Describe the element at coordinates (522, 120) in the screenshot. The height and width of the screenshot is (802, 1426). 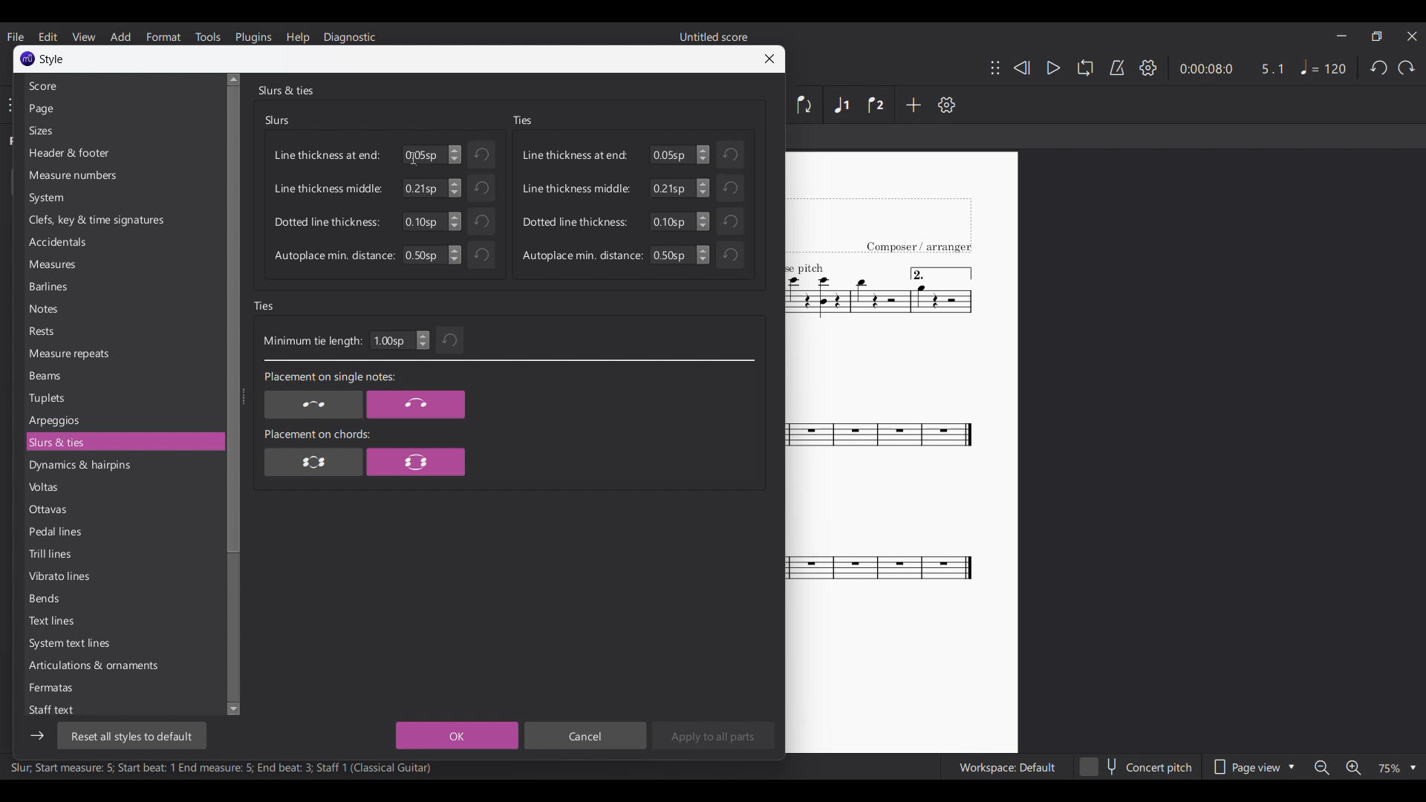
I see `Ties` at that location.